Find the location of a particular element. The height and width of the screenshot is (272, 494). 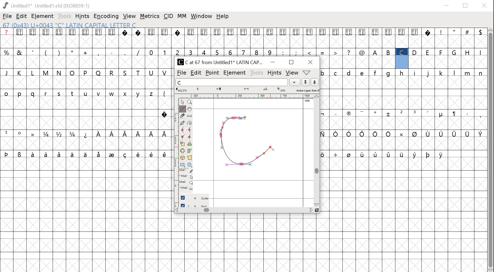

word list input field is located at coordinates (231, 82).